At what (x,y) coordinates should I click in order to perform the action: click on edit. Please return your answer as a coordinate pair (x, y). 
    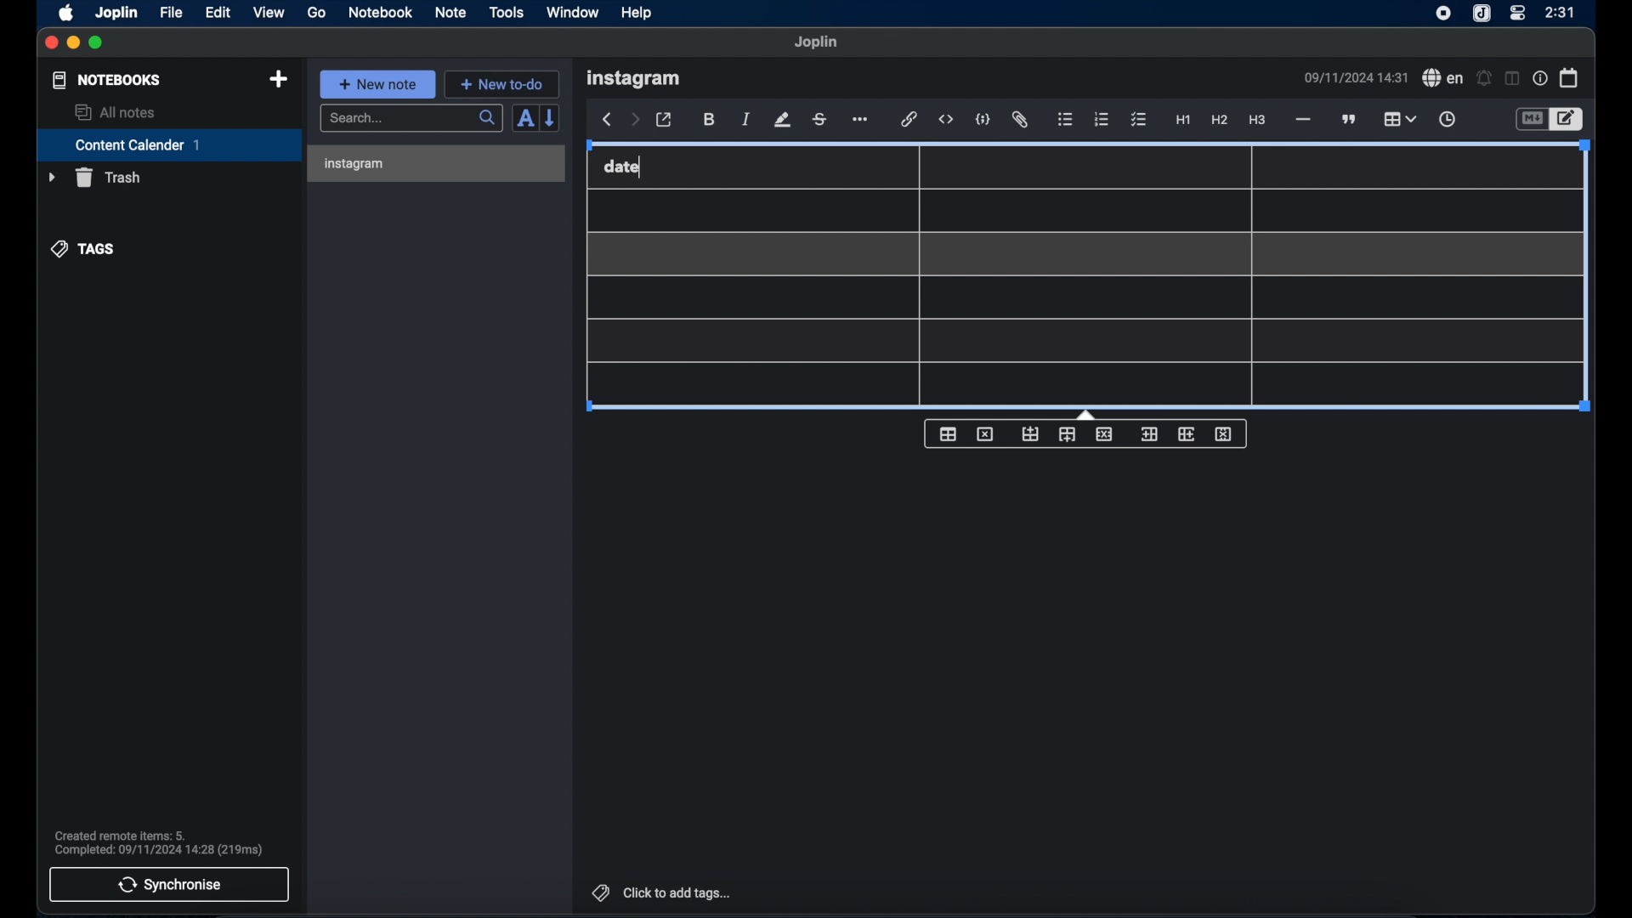
    Looking at the image, I should click on (219, 14).